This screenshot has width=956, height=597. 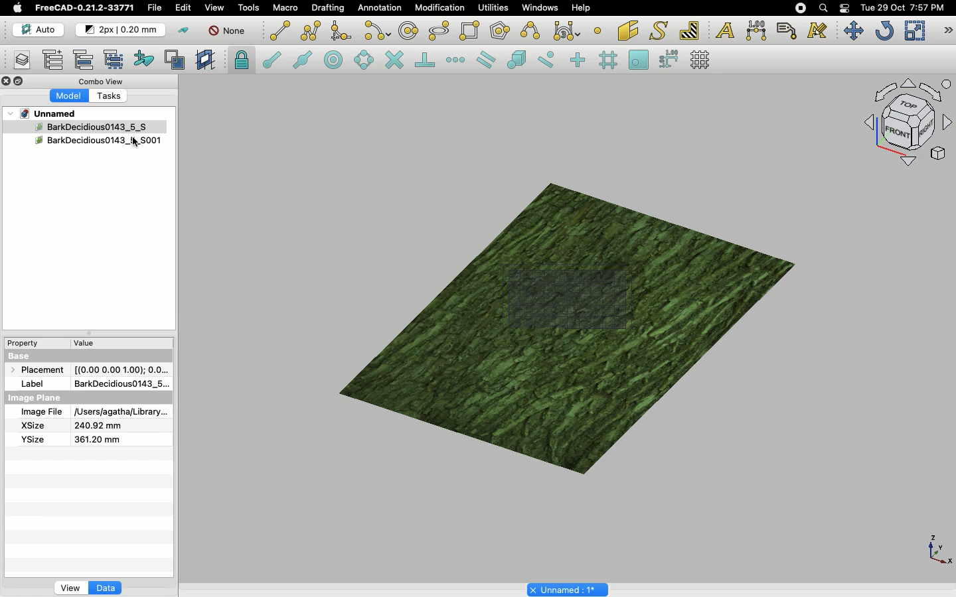 What do you see at coordinates (846, 7) in the screenshot?
I see `Notification` at bounding box center [846, 7].